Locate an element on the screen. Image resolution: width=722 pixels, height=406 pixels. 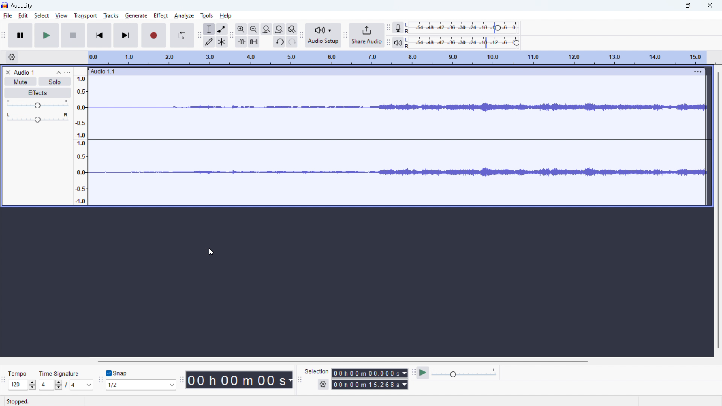
effect is located at coordinates (161, 16).